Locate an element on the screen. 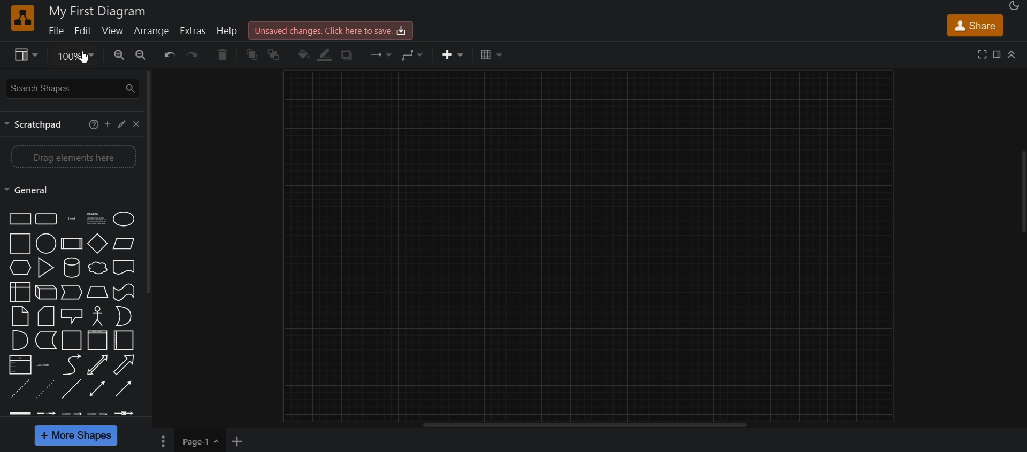 The width and height of the screenshot is (1027, 452). help is located at coordinates (93, 126).